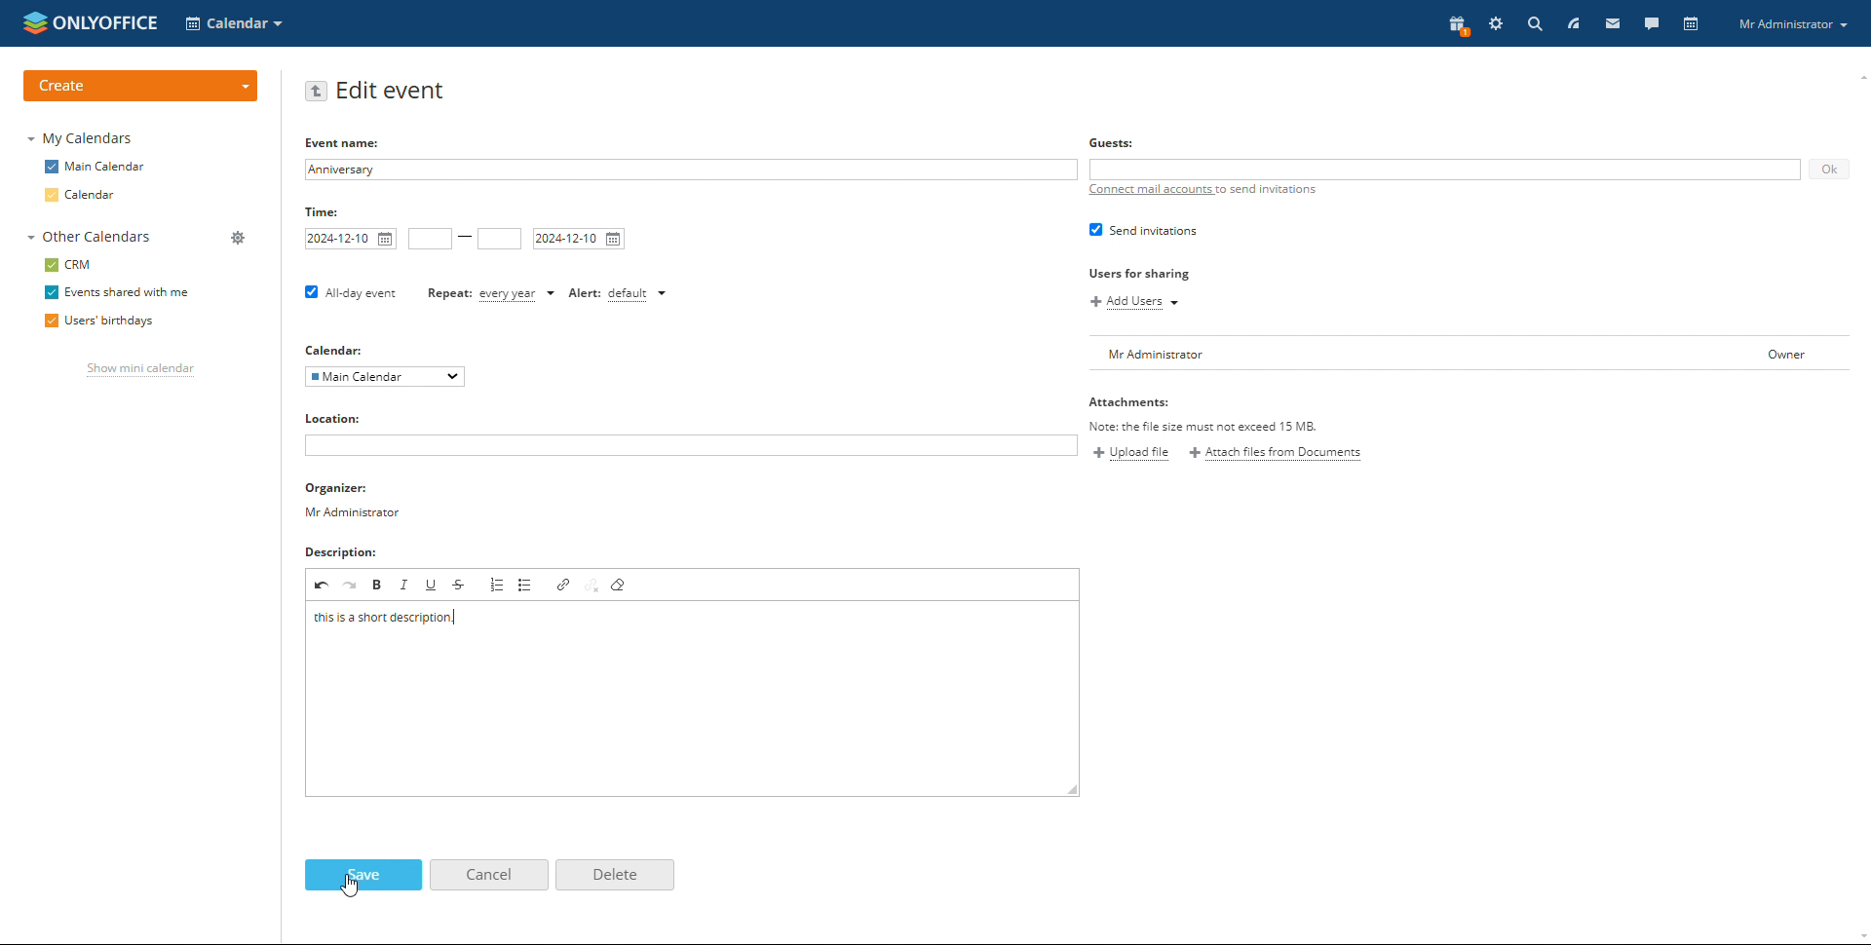 This screenshot has height=945, width=1871. Describe the element at coordinates (79, 137) in the screenshot. I see `my calendars` at that location.